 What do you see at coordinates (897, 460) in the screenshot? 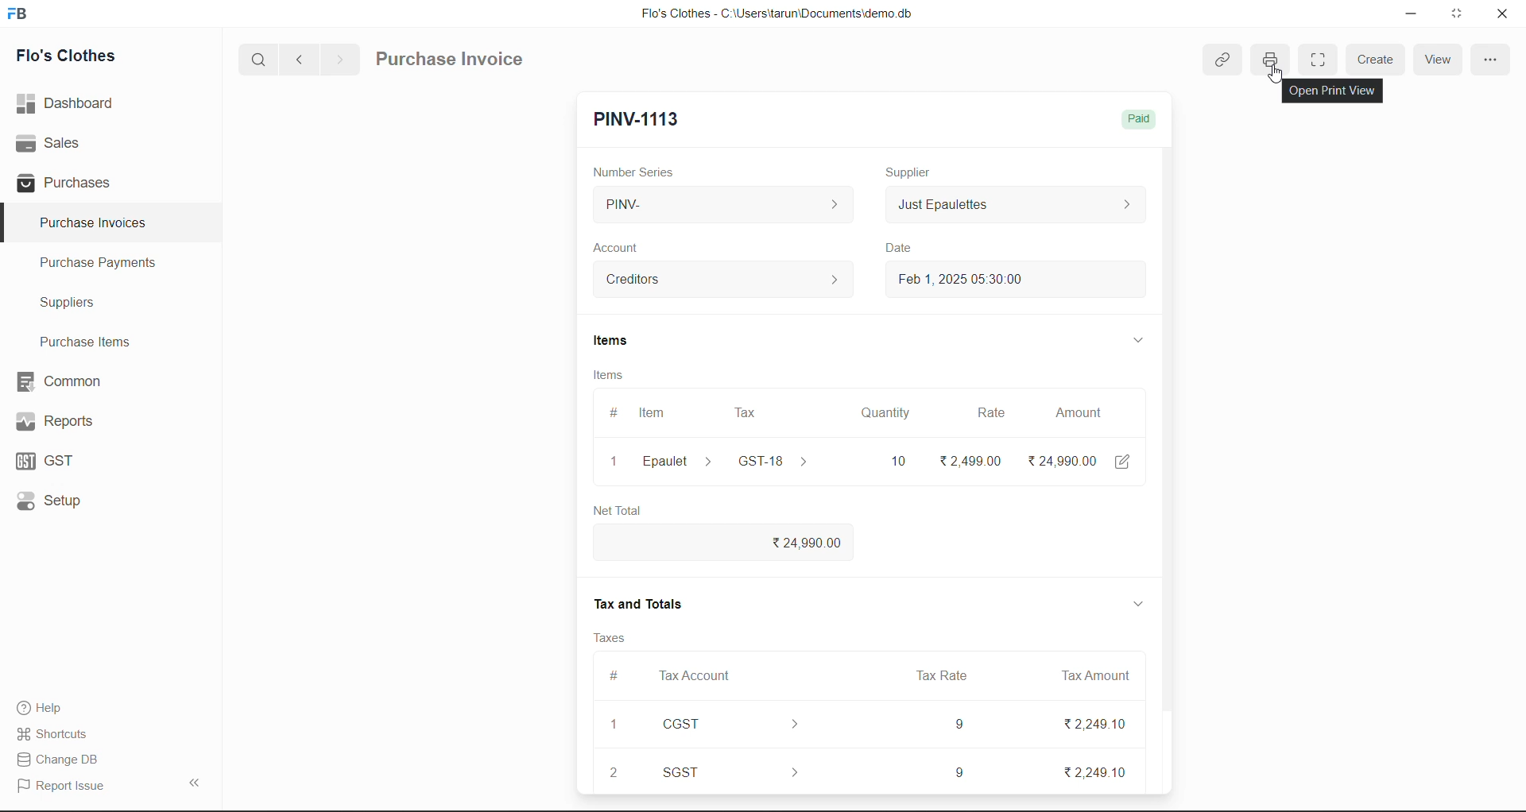
I see `10` at bounding box center [897, 460].